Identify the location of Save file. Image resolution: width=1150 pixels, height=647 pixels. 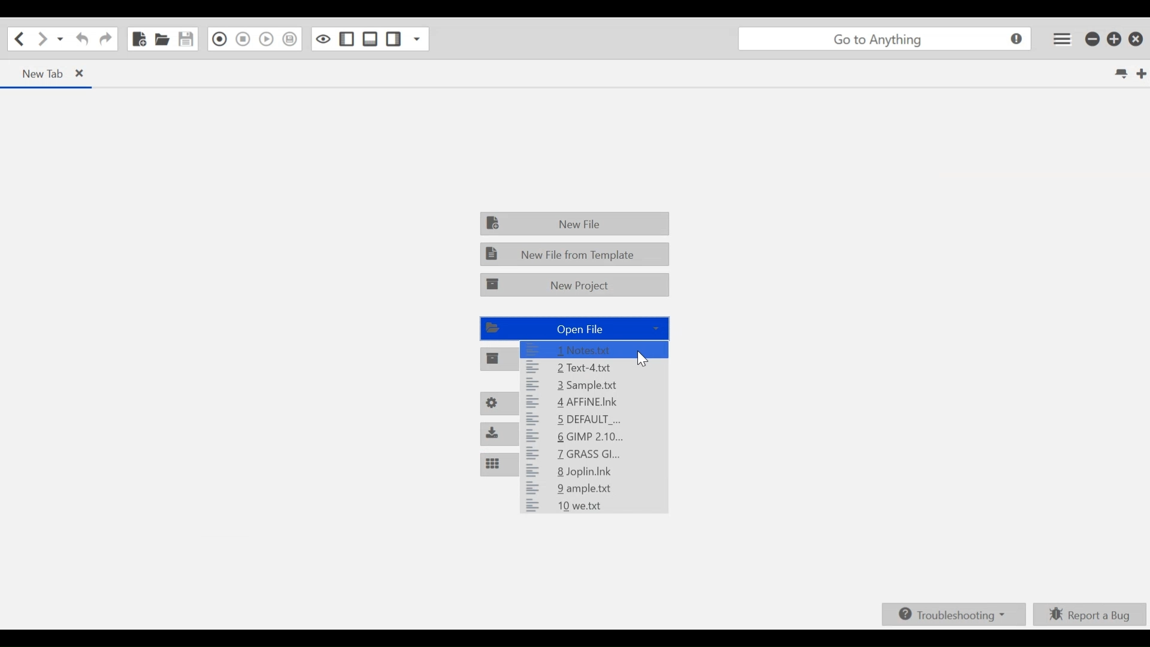
(186, 40).